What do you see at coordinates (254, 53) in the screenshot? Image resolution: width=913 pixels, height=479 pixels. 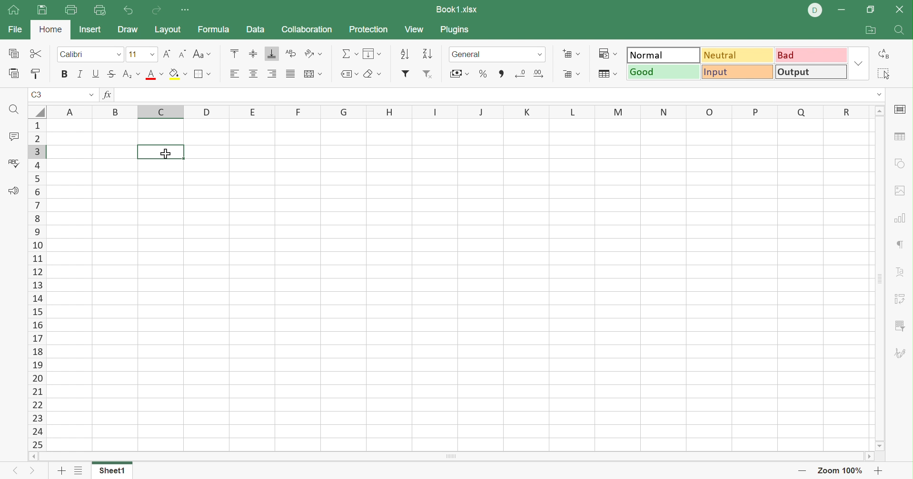 I see `Align Middle` at bounding box center [254, 53].